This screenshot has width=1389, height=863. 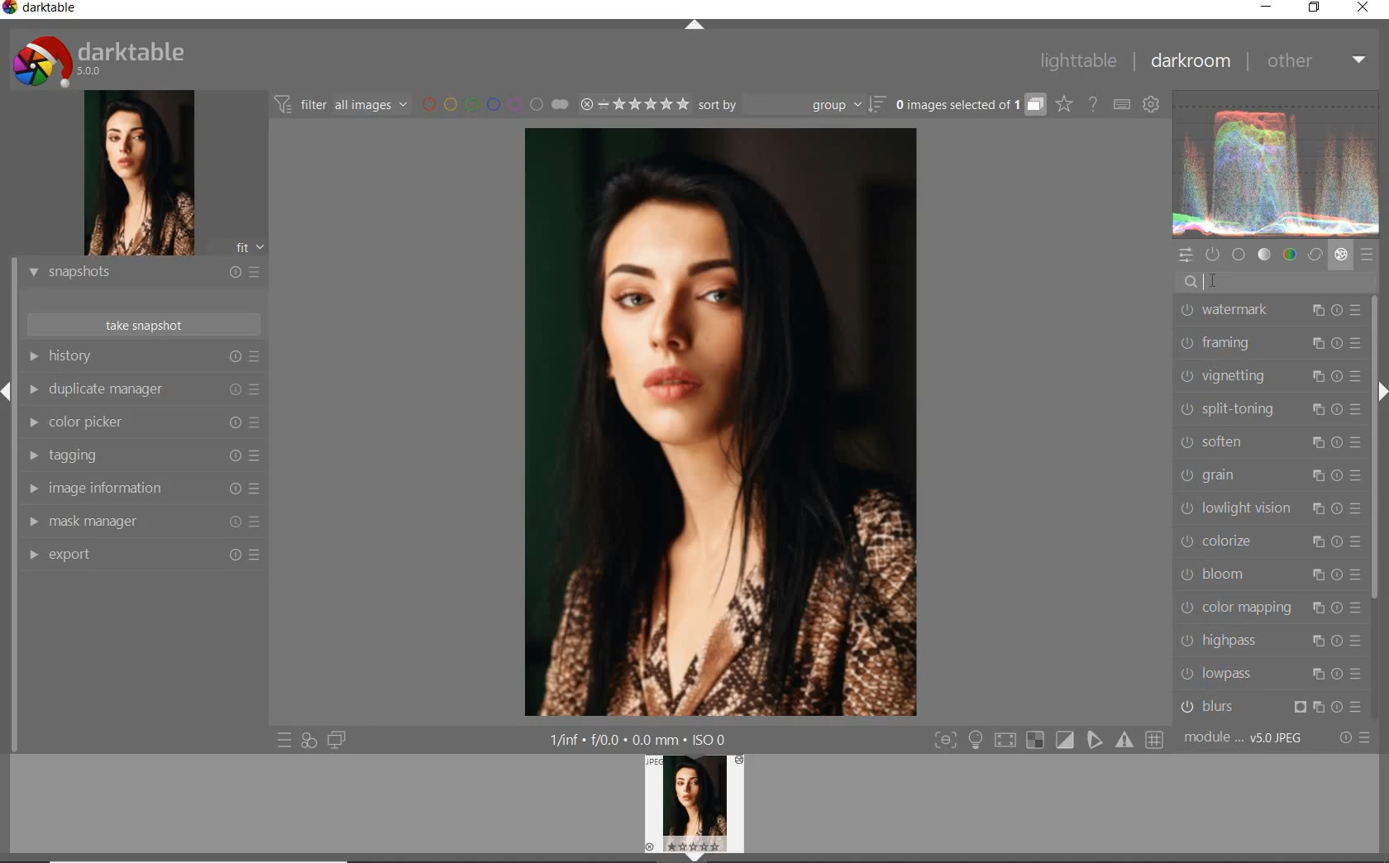 What do you see at coordinates (1188, 257) in the screenshot?
I see `quick access panel` at bounding box center [1188, 257].